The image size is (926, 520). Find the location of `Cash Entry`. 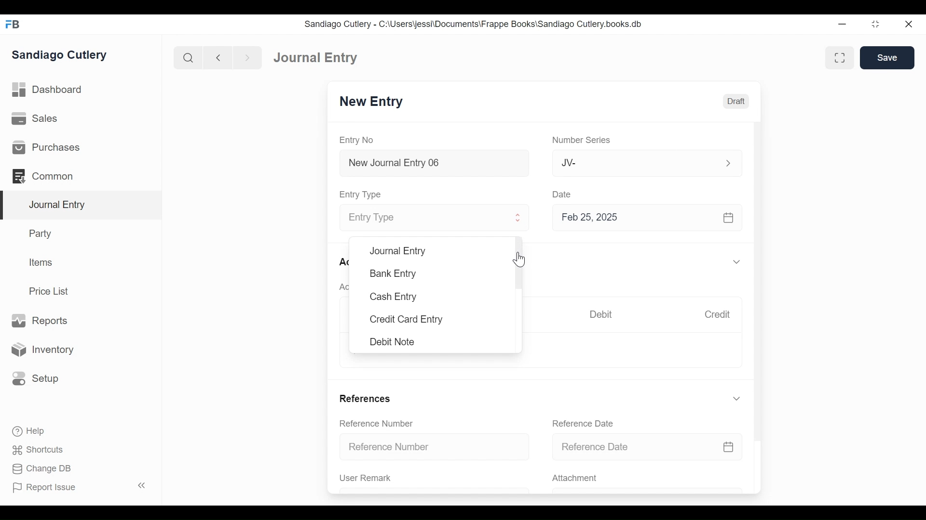

Cash Entry is located at coordinates (393, 298).